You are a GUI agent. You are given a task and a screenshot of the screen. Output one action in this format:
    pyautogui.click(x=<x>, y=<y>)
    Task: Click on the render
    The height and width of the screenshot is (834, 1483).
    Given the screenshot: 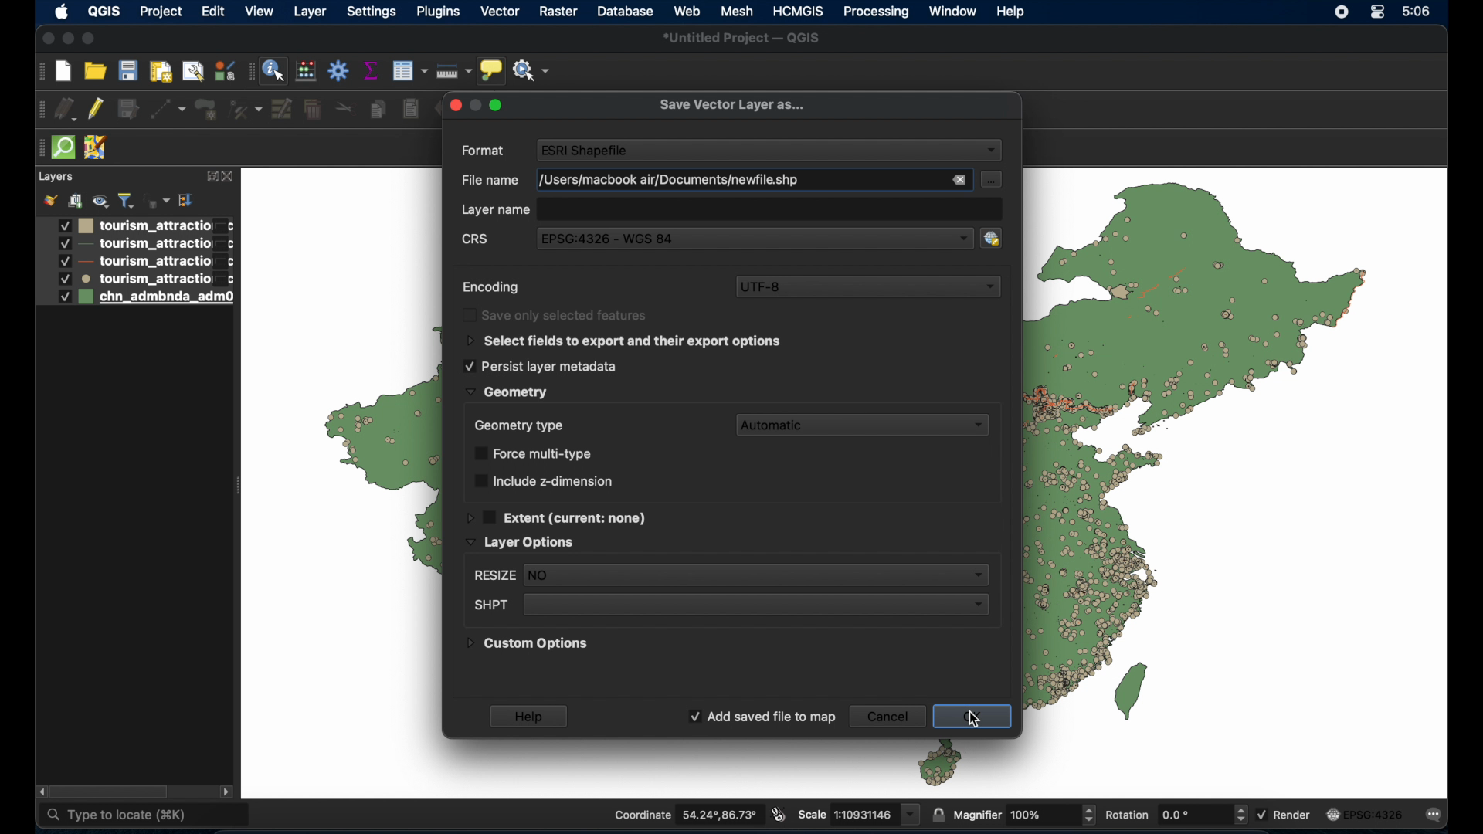 What is the action you would take?
    pyautogui.click(x=1284, y=815)
    